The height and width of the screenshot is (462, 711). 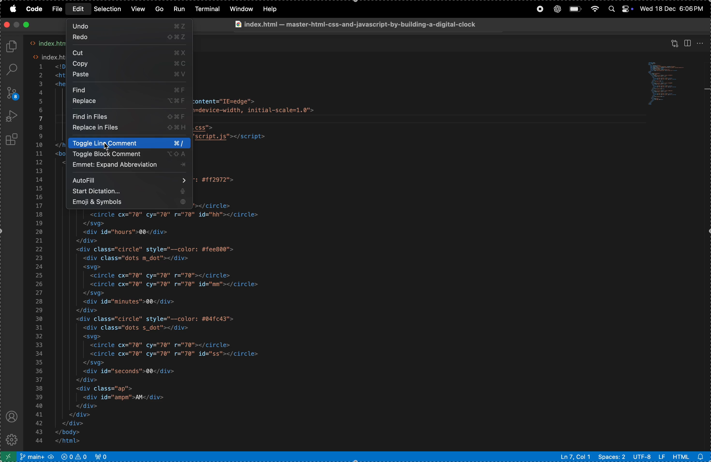 I want to click on view, so click(x=675, y=41).